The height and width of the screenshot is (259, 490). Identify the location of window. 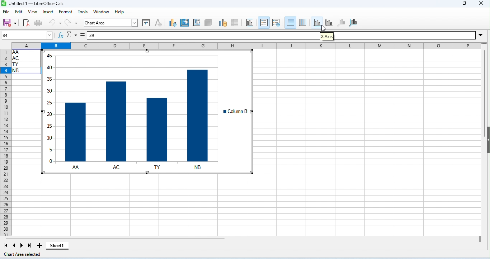
(102, 11).